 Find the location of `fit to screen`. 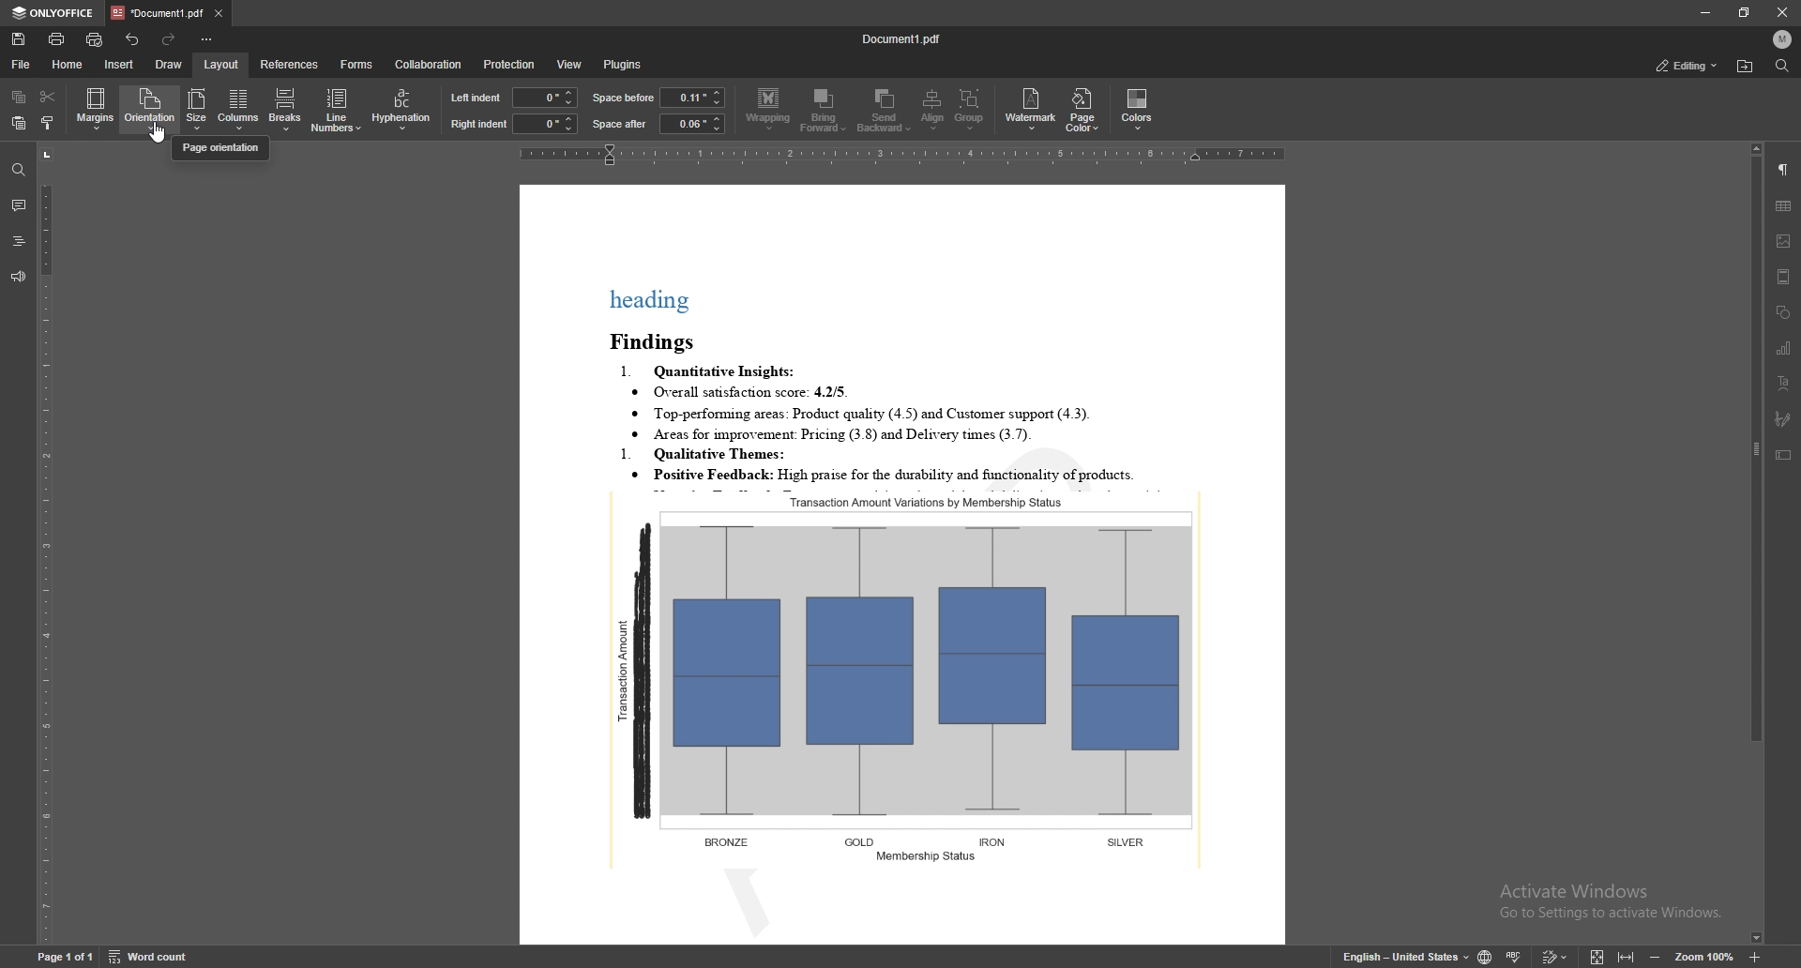

fit to screen is located at coordinates (1597, 955).